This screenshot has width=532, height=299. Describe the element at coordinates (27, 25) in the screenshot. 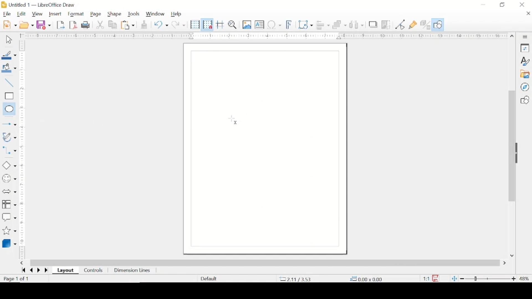

I see `open` at that location.